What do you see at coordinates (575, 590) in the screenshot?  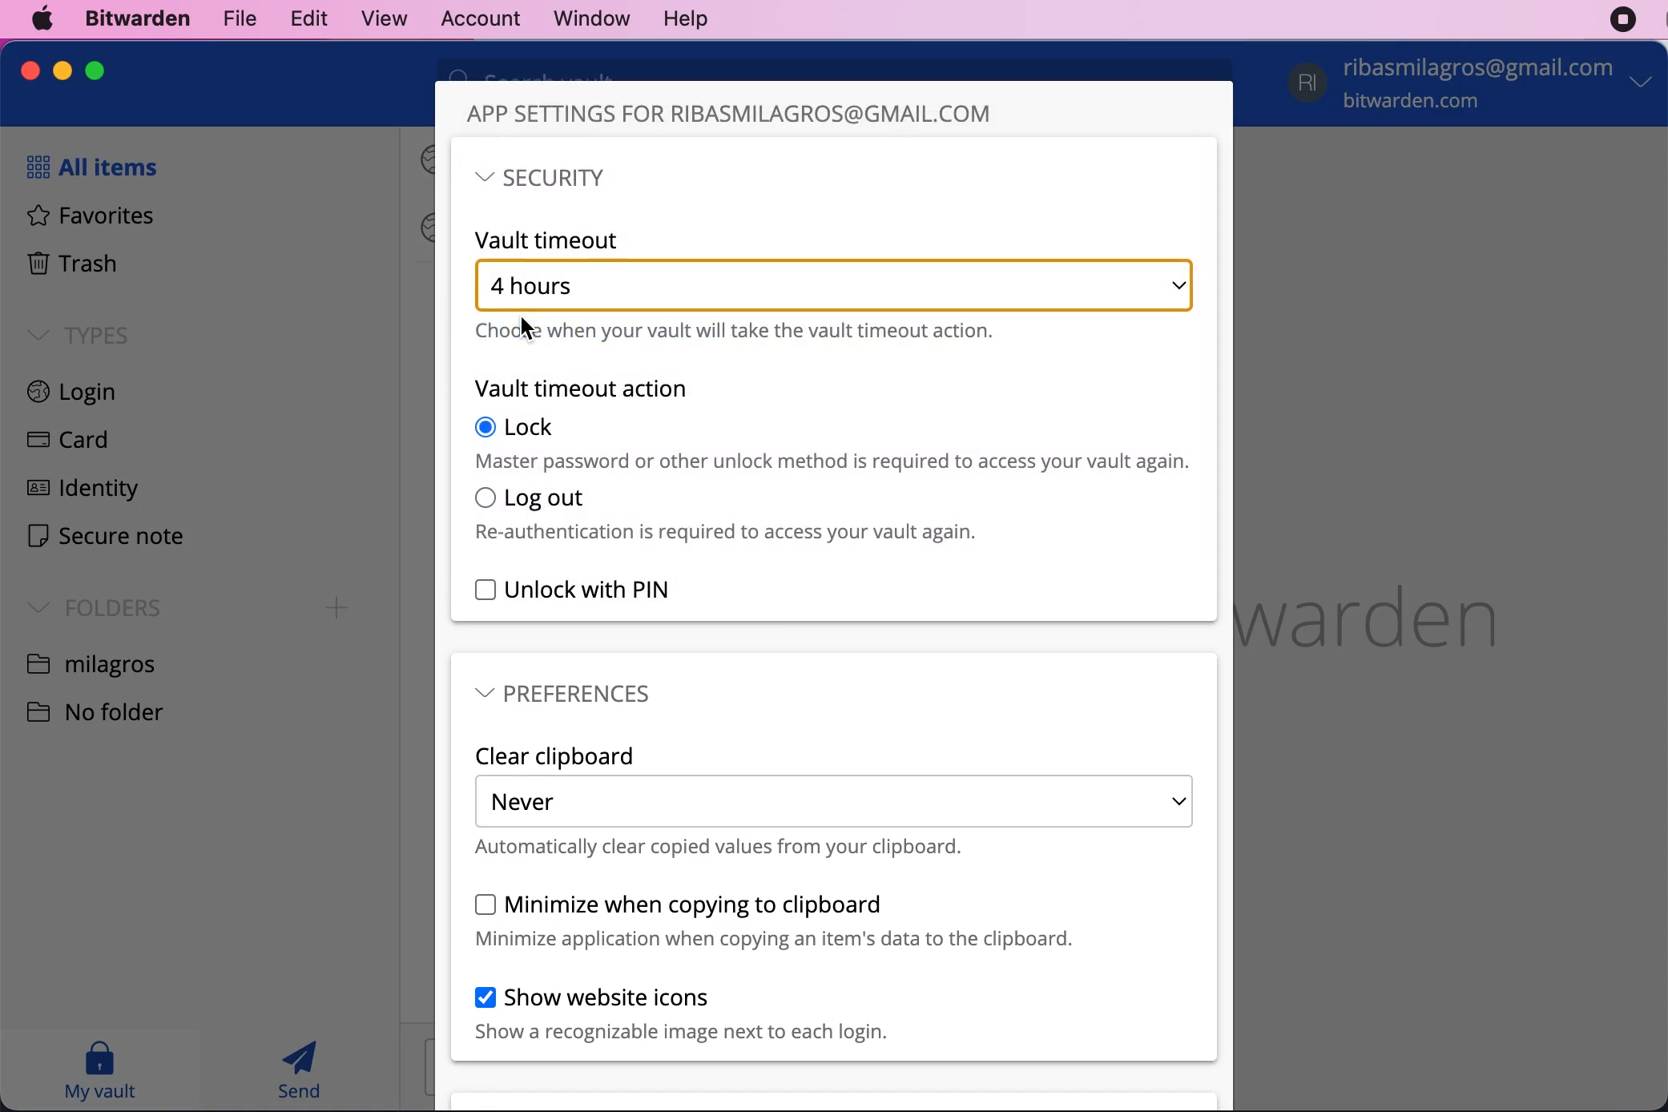 I see `unlock with pin` at bounding box center [575, 590].